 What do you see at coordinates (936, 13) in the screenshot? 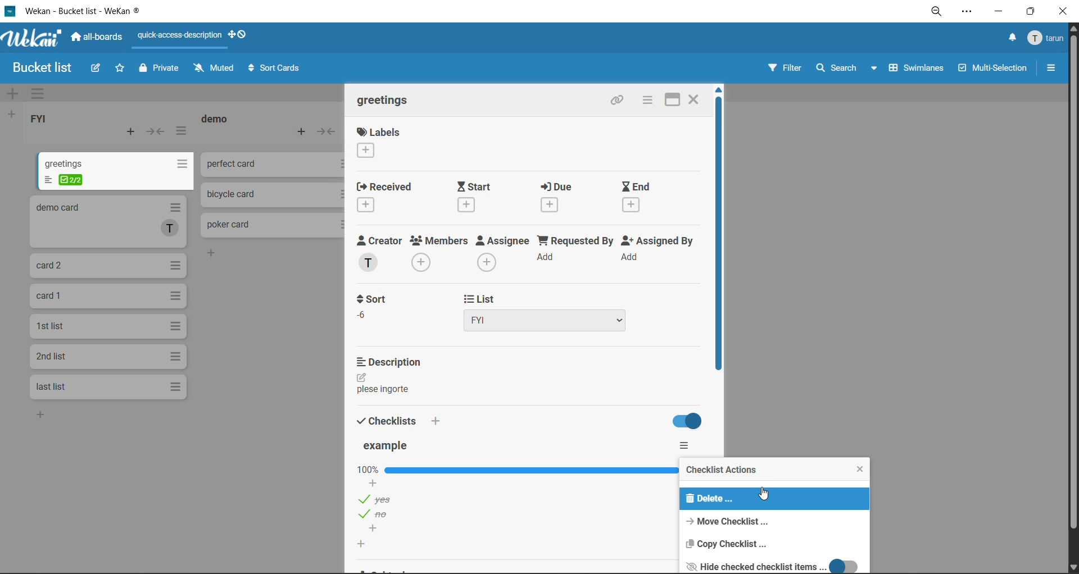
I see `zoom` at bounding box center [936, 13].